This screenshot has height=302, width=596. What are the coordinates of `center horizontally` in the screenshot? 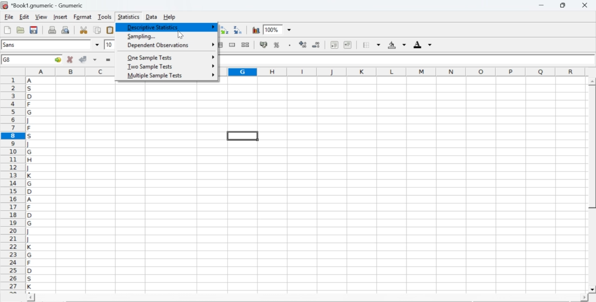 It's located at (219, 45).